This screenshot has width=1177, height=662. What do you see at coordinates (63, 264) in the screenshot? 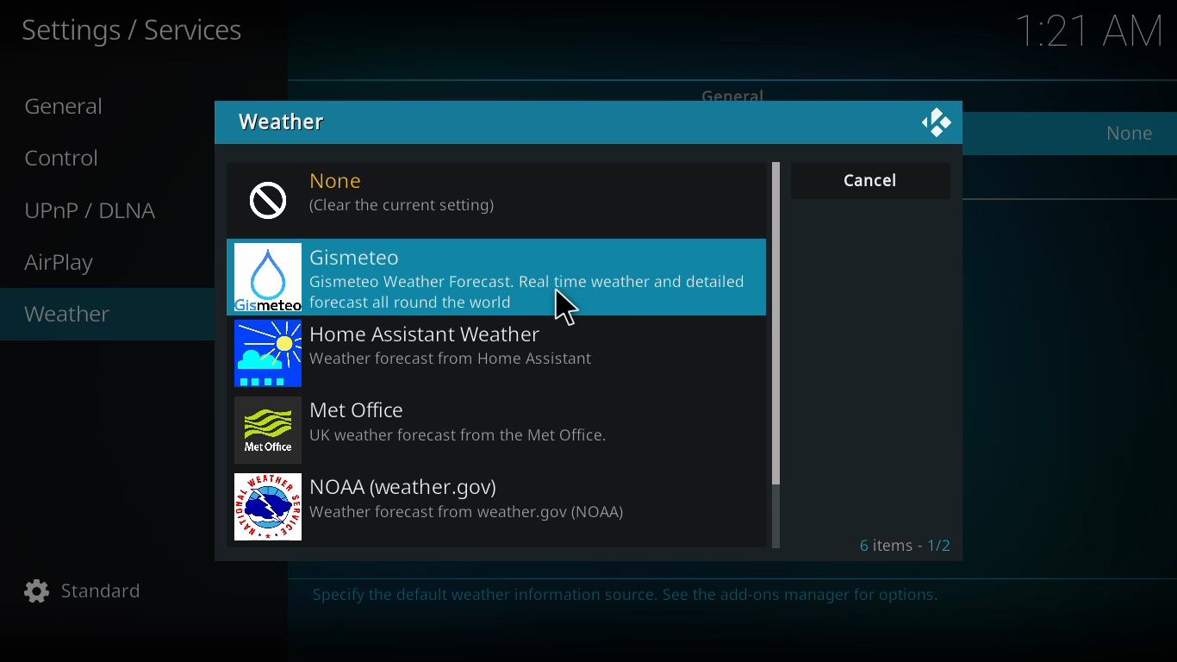
I see `airplay` at bounding box center [63, 264].